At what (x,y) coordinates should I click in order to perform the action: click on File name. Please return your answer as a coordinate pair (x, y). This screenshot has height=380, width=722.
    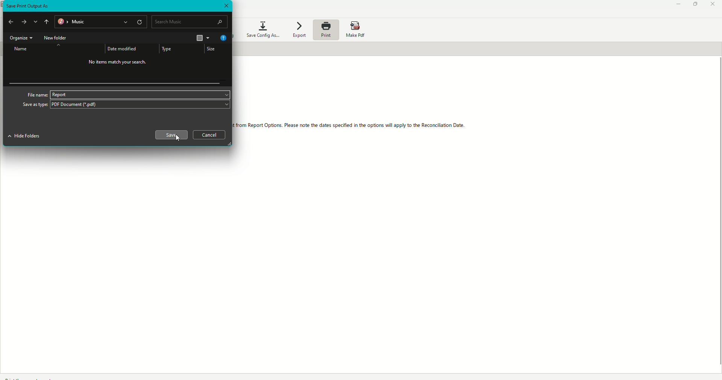
    Looking at the image, I should click on (36, 94).